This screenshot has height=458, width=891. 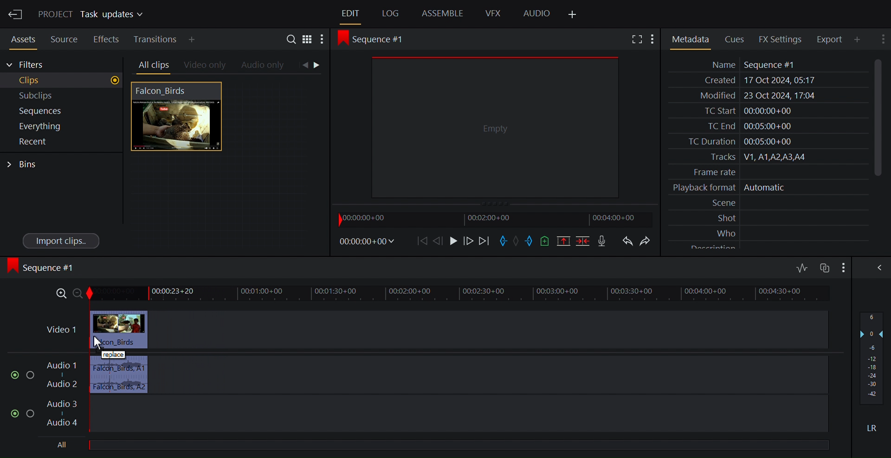 What do you see at coordinates (627, 241) in the screenshot?
I see `Undo ` at bounding box center [627, 241].